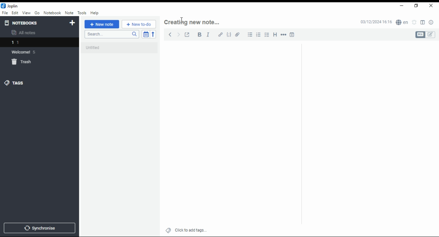  What do you see at coordinates (259, 34) in the screenshot?
I see `number list` at bounding box center [259, 34].